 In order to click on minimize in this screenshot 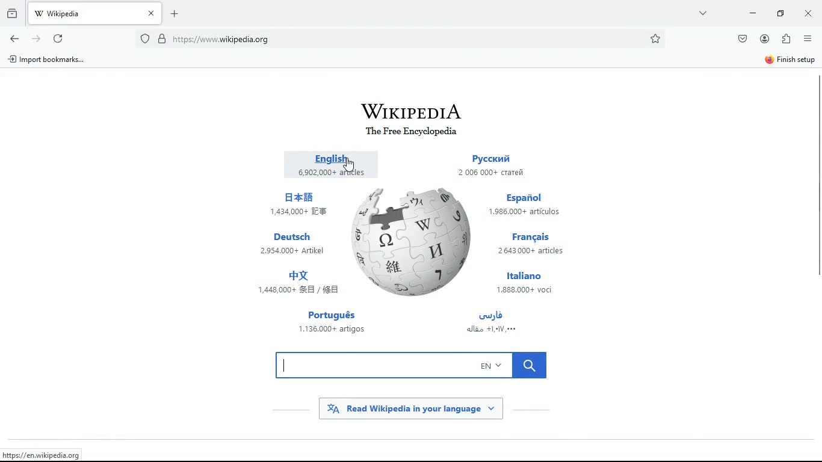, I will do `click(750, 13)`.